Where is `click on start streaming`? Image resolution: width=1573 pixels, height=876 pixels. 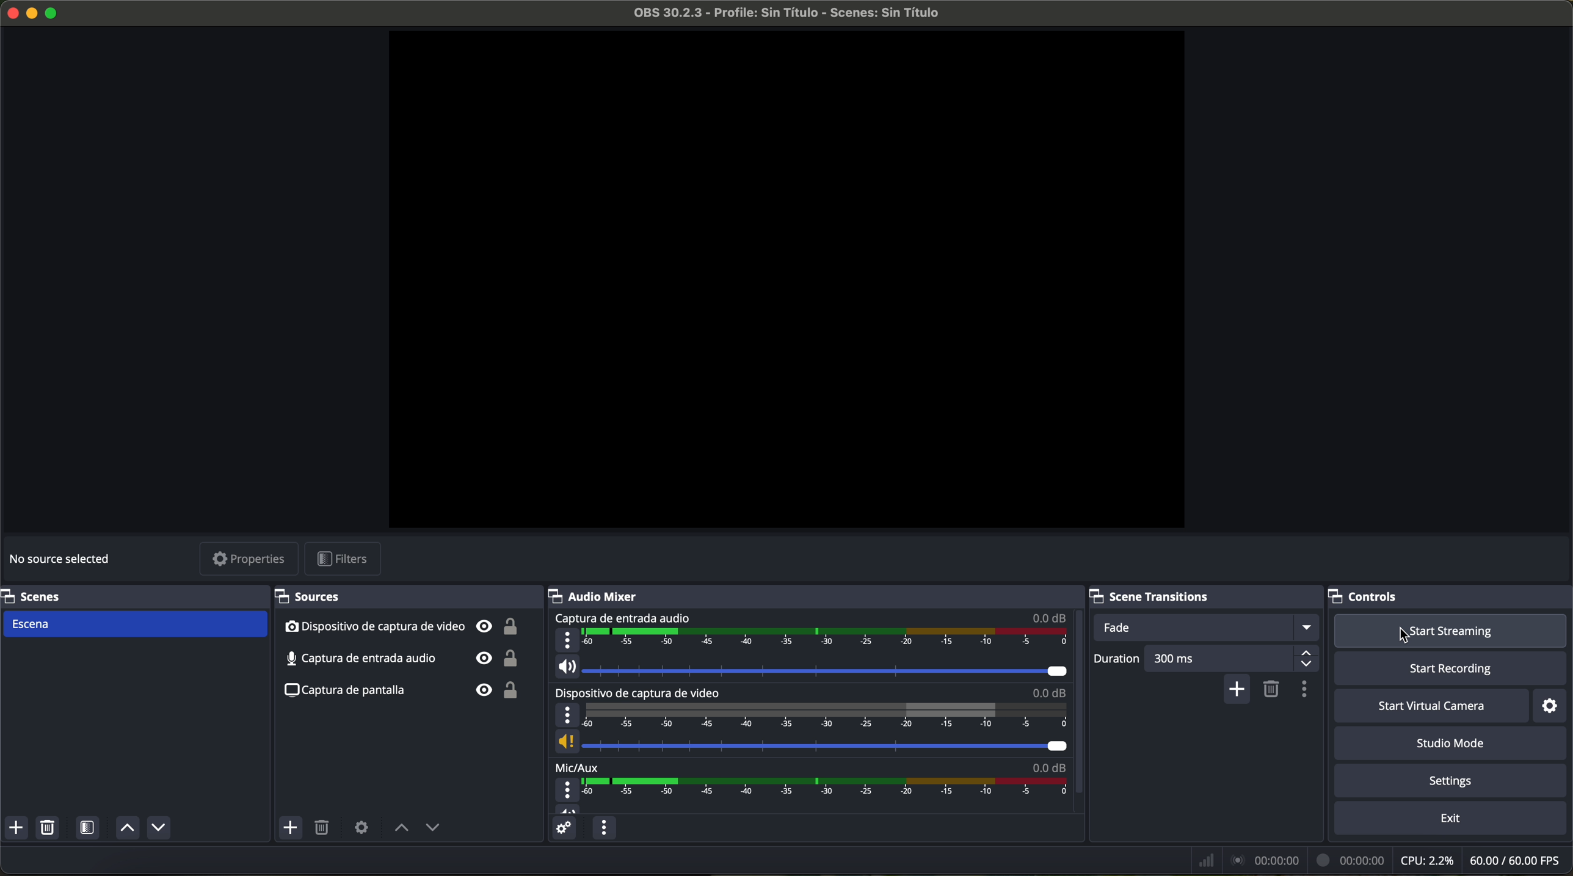
click on start streaming is located at coordinates (1451, 632).